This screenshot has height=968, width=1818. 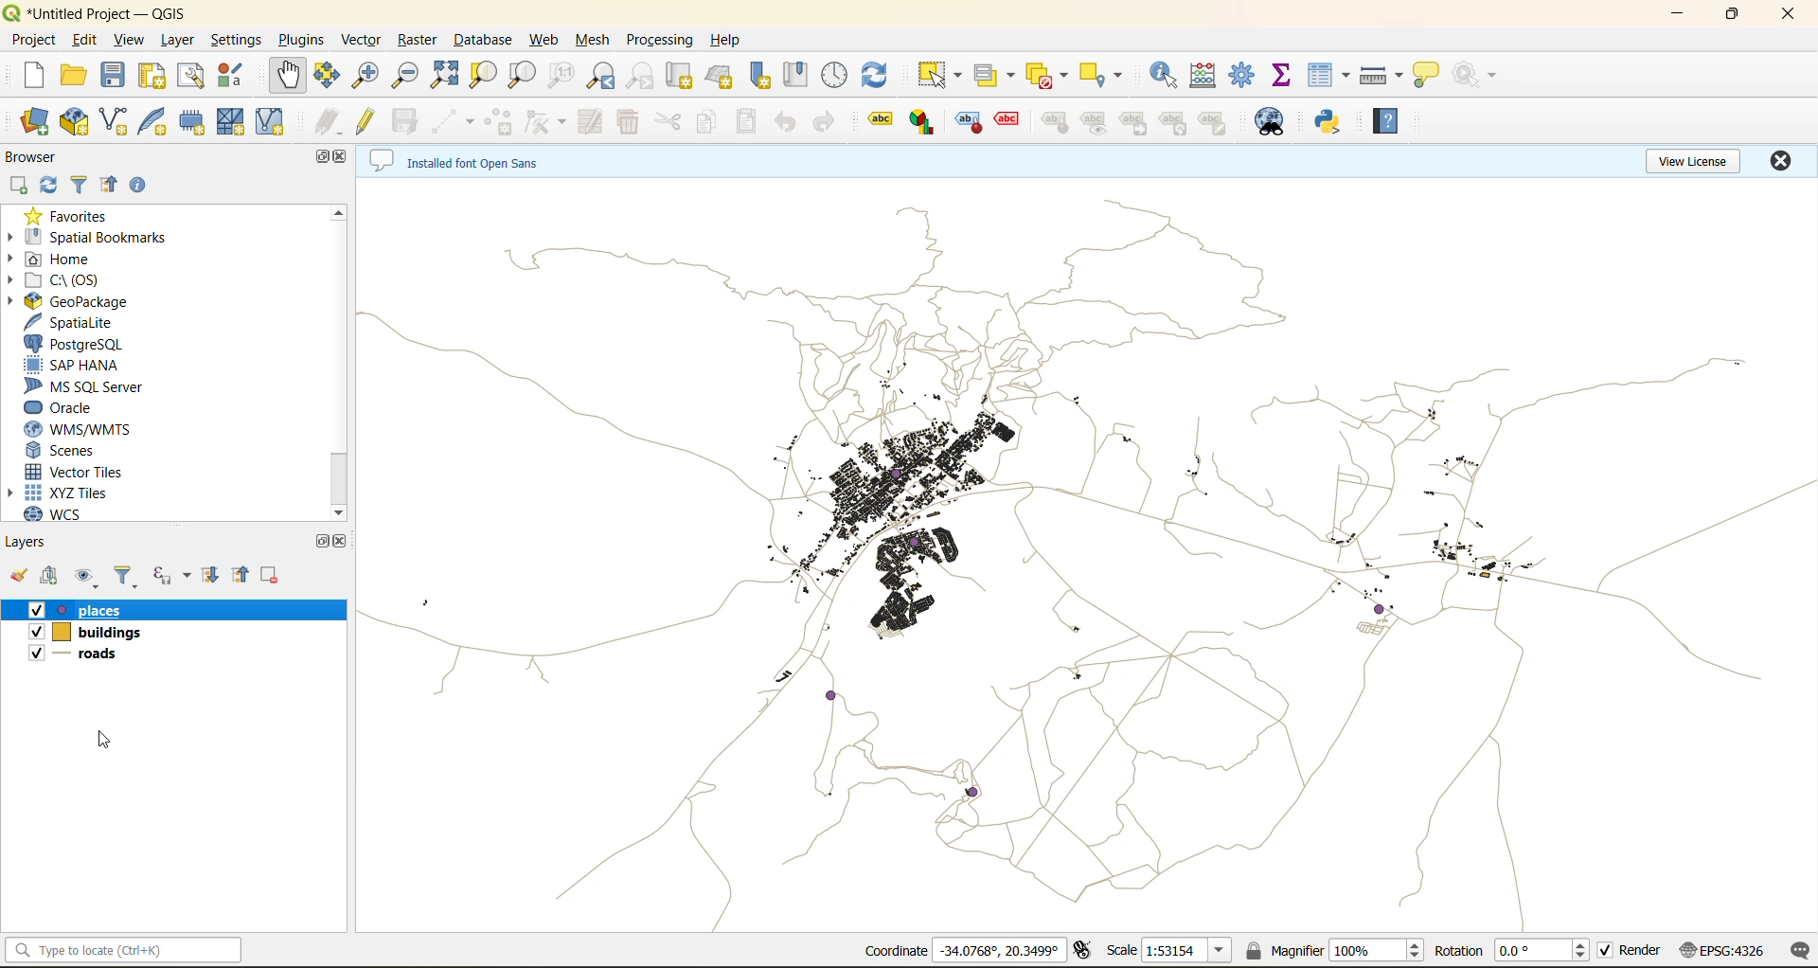 What do you see at coordinates (1384, 76) in the screenshot?
I see `measure line` at bounding box center [1384, 76].